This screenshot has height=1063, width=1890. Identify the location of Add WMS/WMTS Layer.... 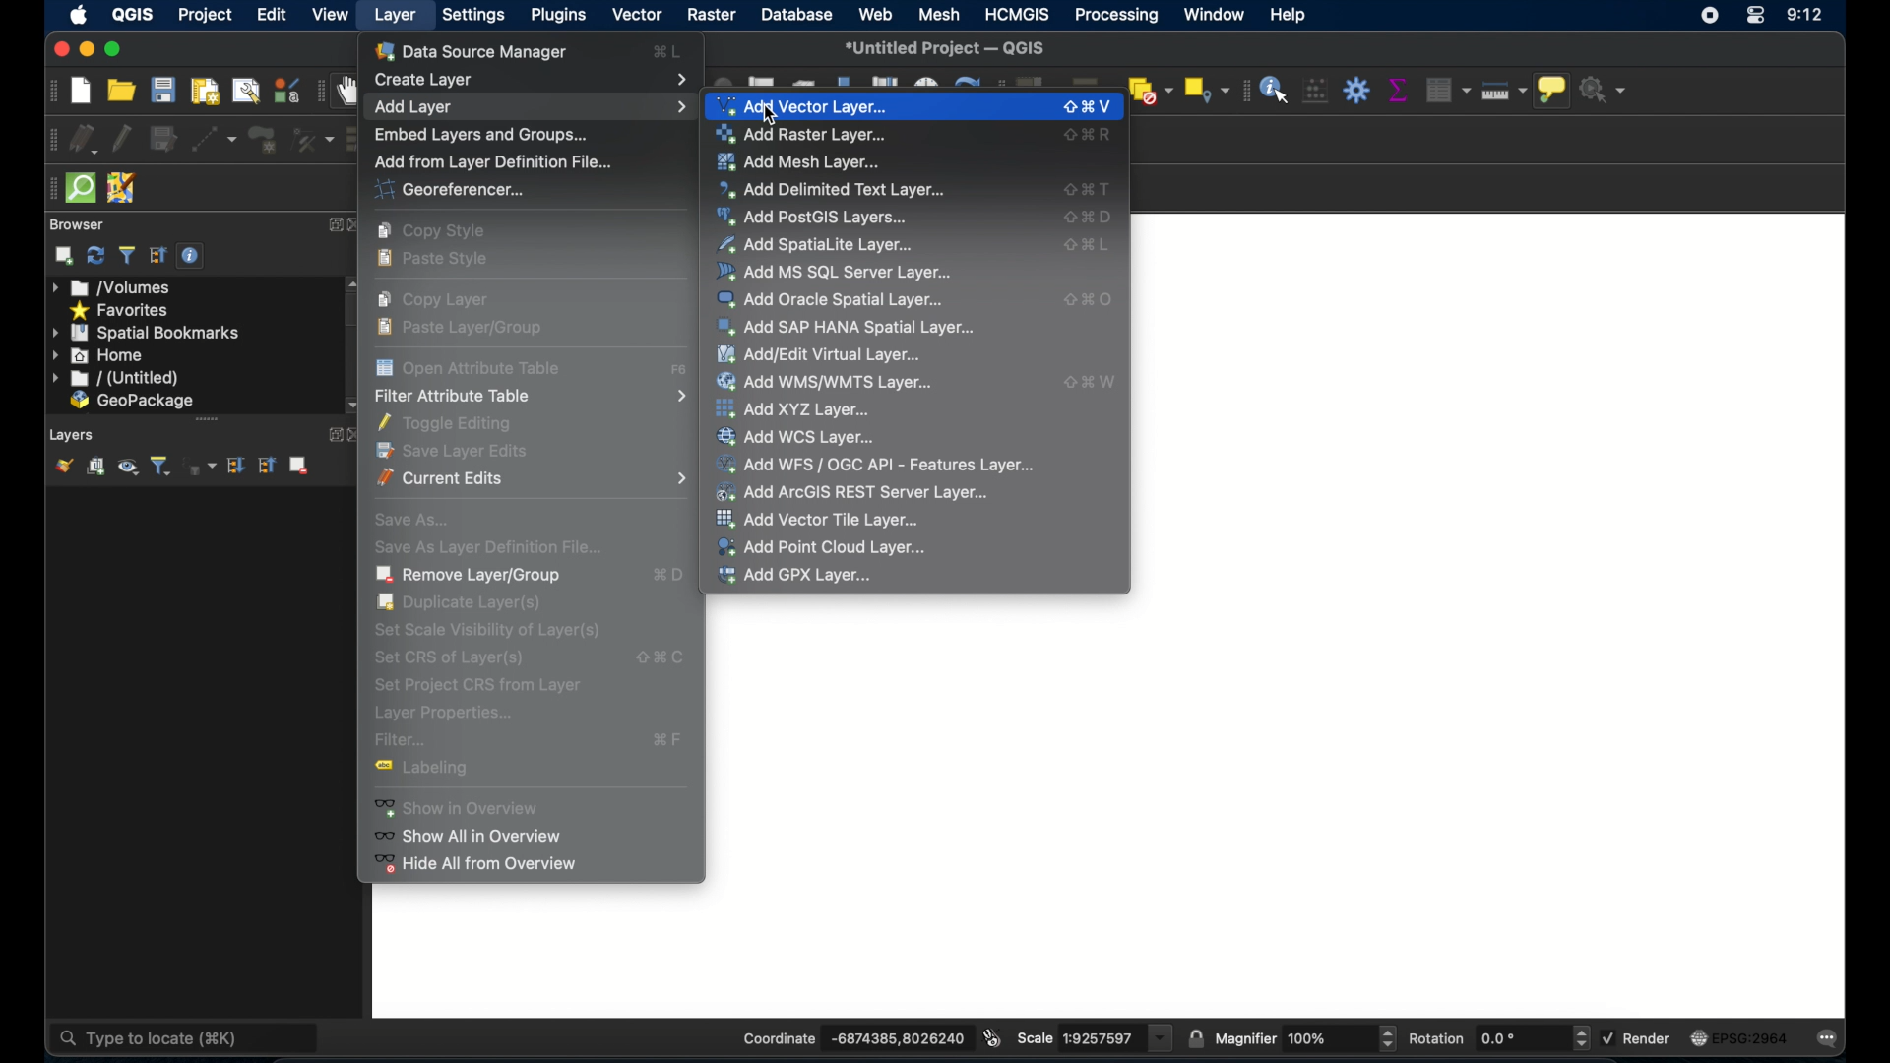
(913, 383).